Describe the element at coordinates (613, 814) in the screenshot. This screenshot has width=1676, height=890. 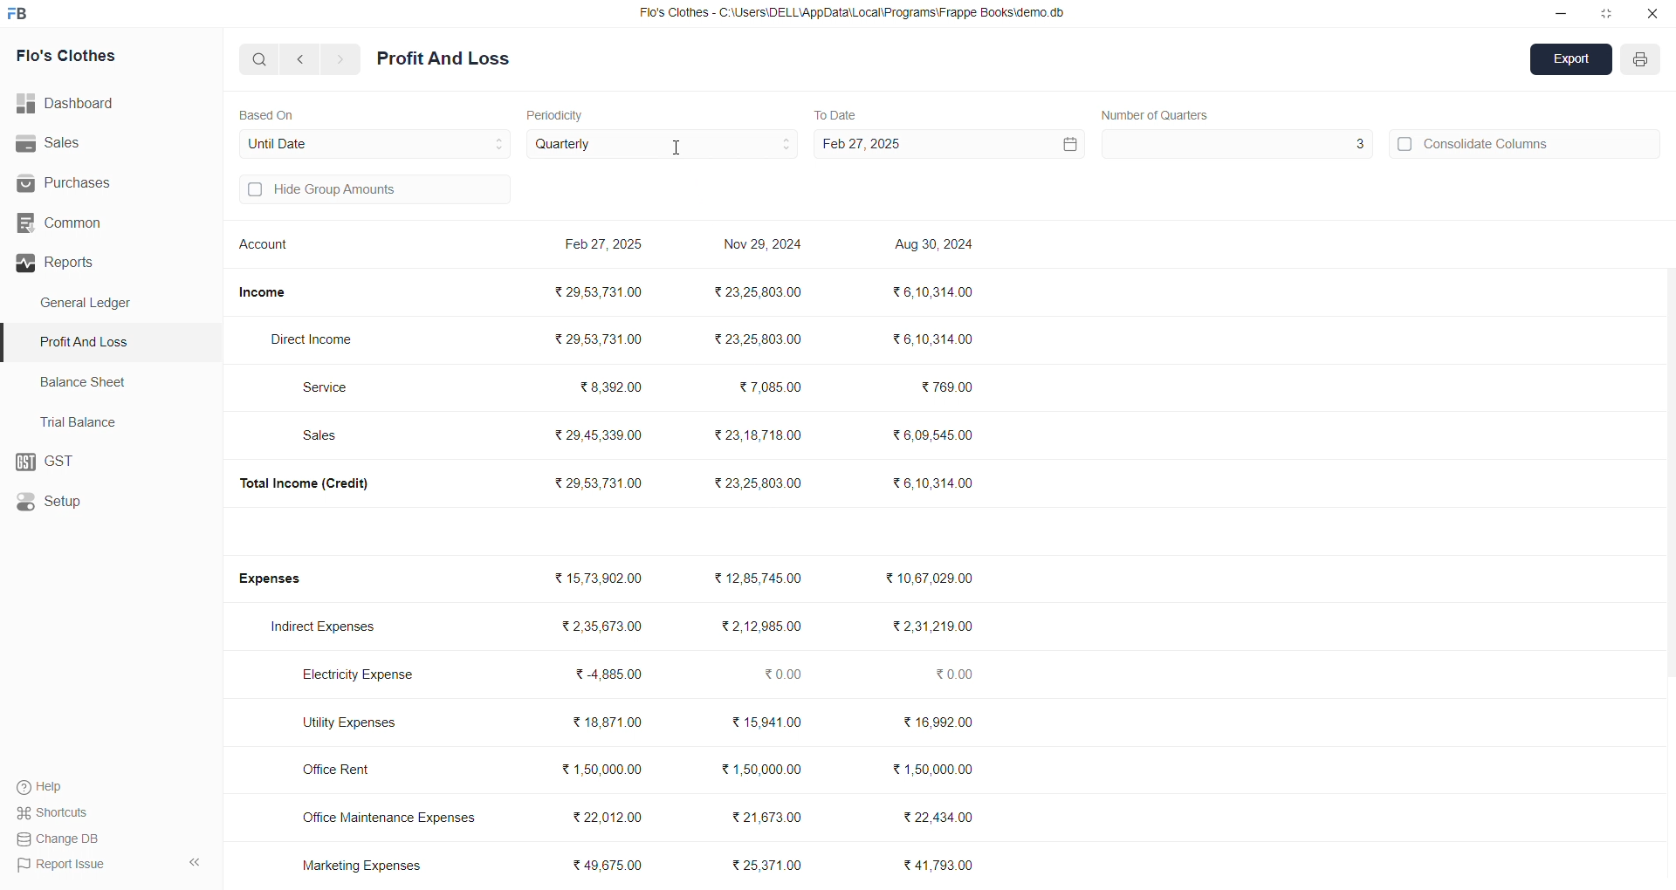
I see `₹22,012.00` at that location.